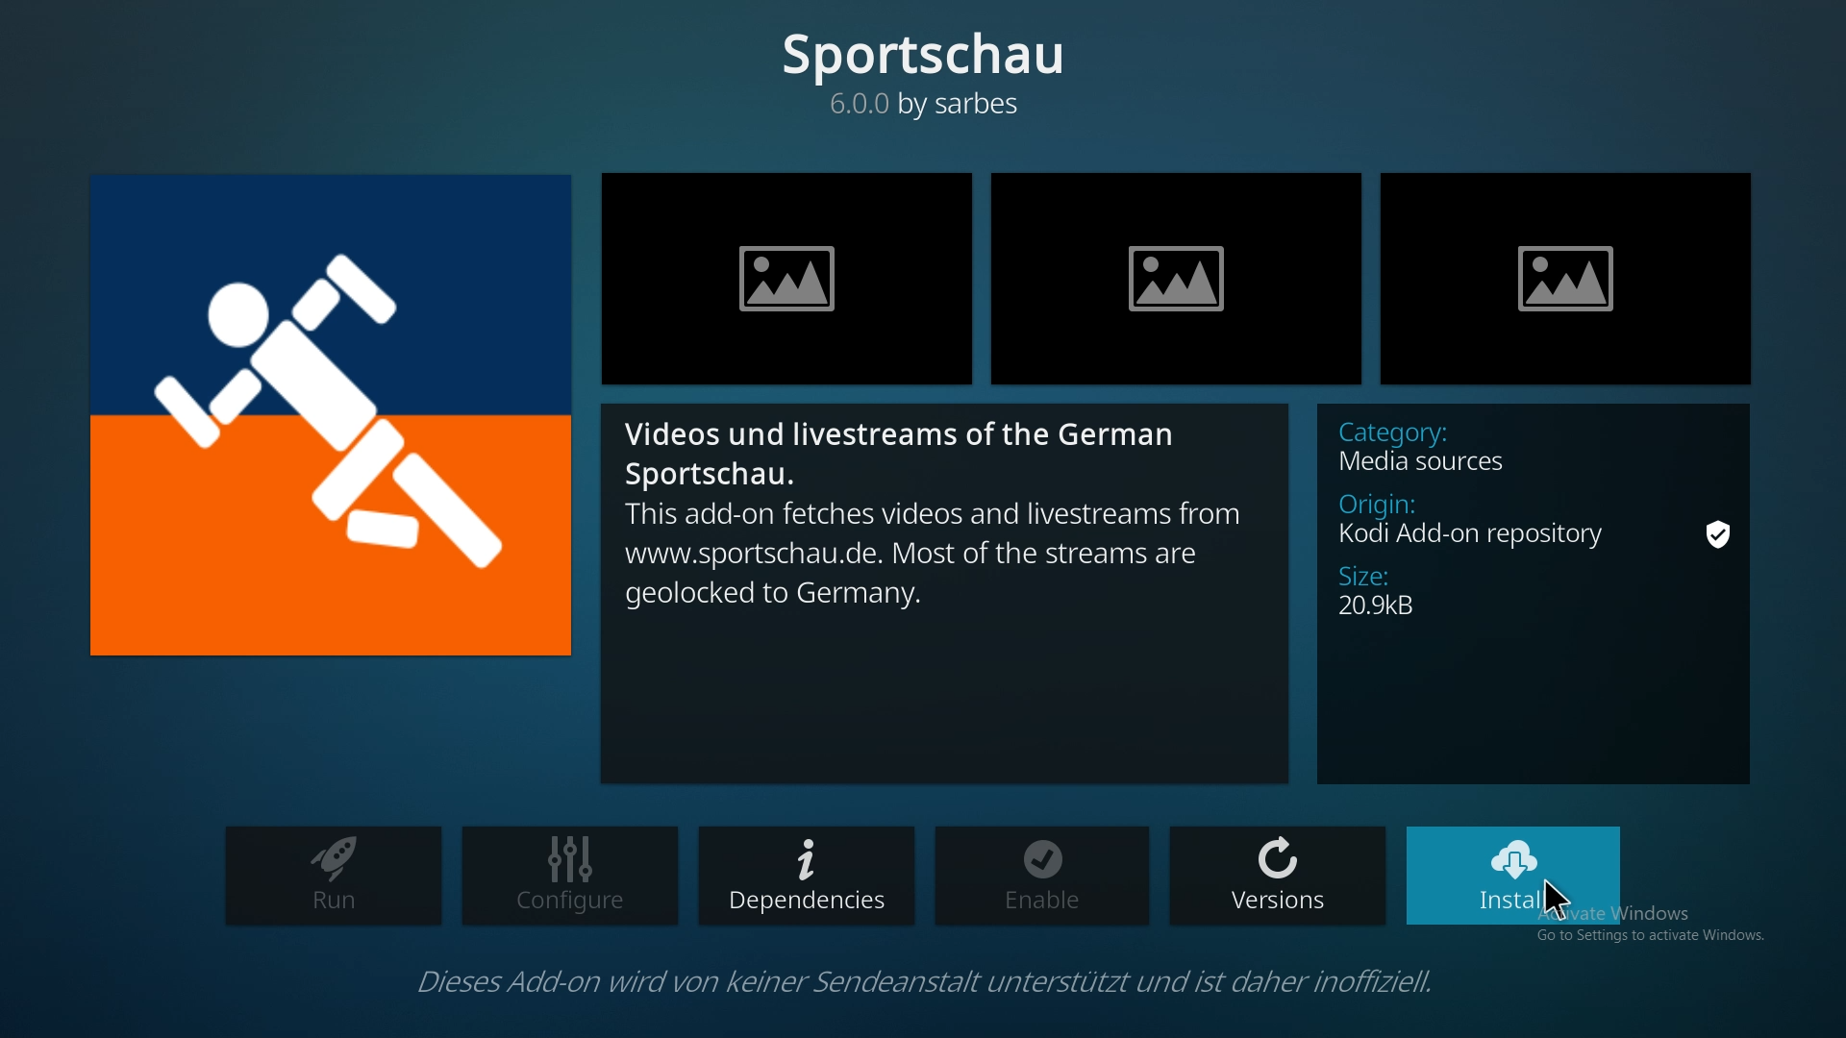  Describe the element at coordinates (885, 978) in the screenshot. I see `info` at that location.